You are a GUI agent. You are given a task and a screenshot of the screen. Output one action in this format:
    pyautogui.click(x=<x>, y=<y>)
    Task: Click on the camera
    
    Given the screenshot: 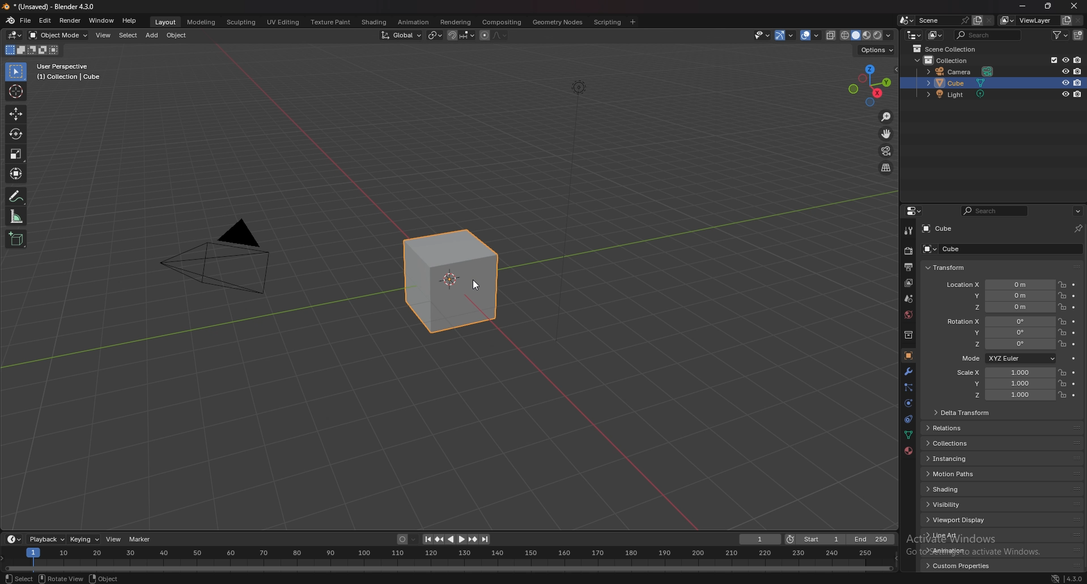 What is the action you would take?
    pyautogui.click(x=961, y=71)
    